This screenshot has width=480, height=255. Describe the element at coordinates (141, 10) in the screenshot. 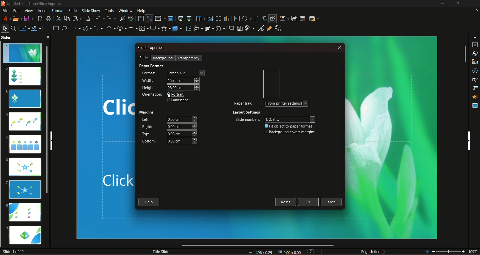

I see `help` at that location.